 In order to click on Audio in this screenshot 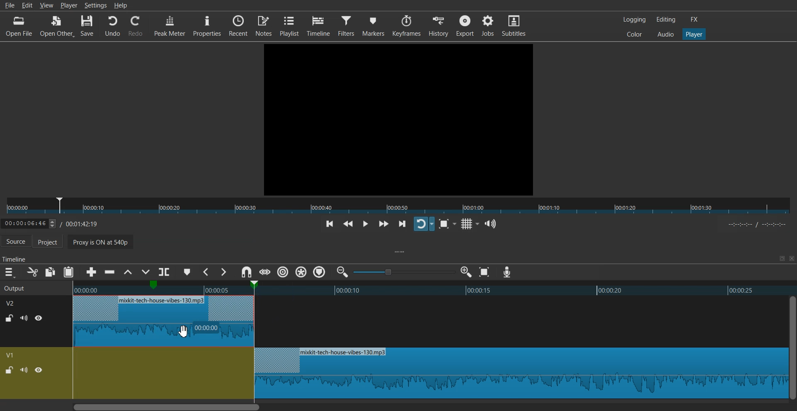, I will do `click(665, 34)`.